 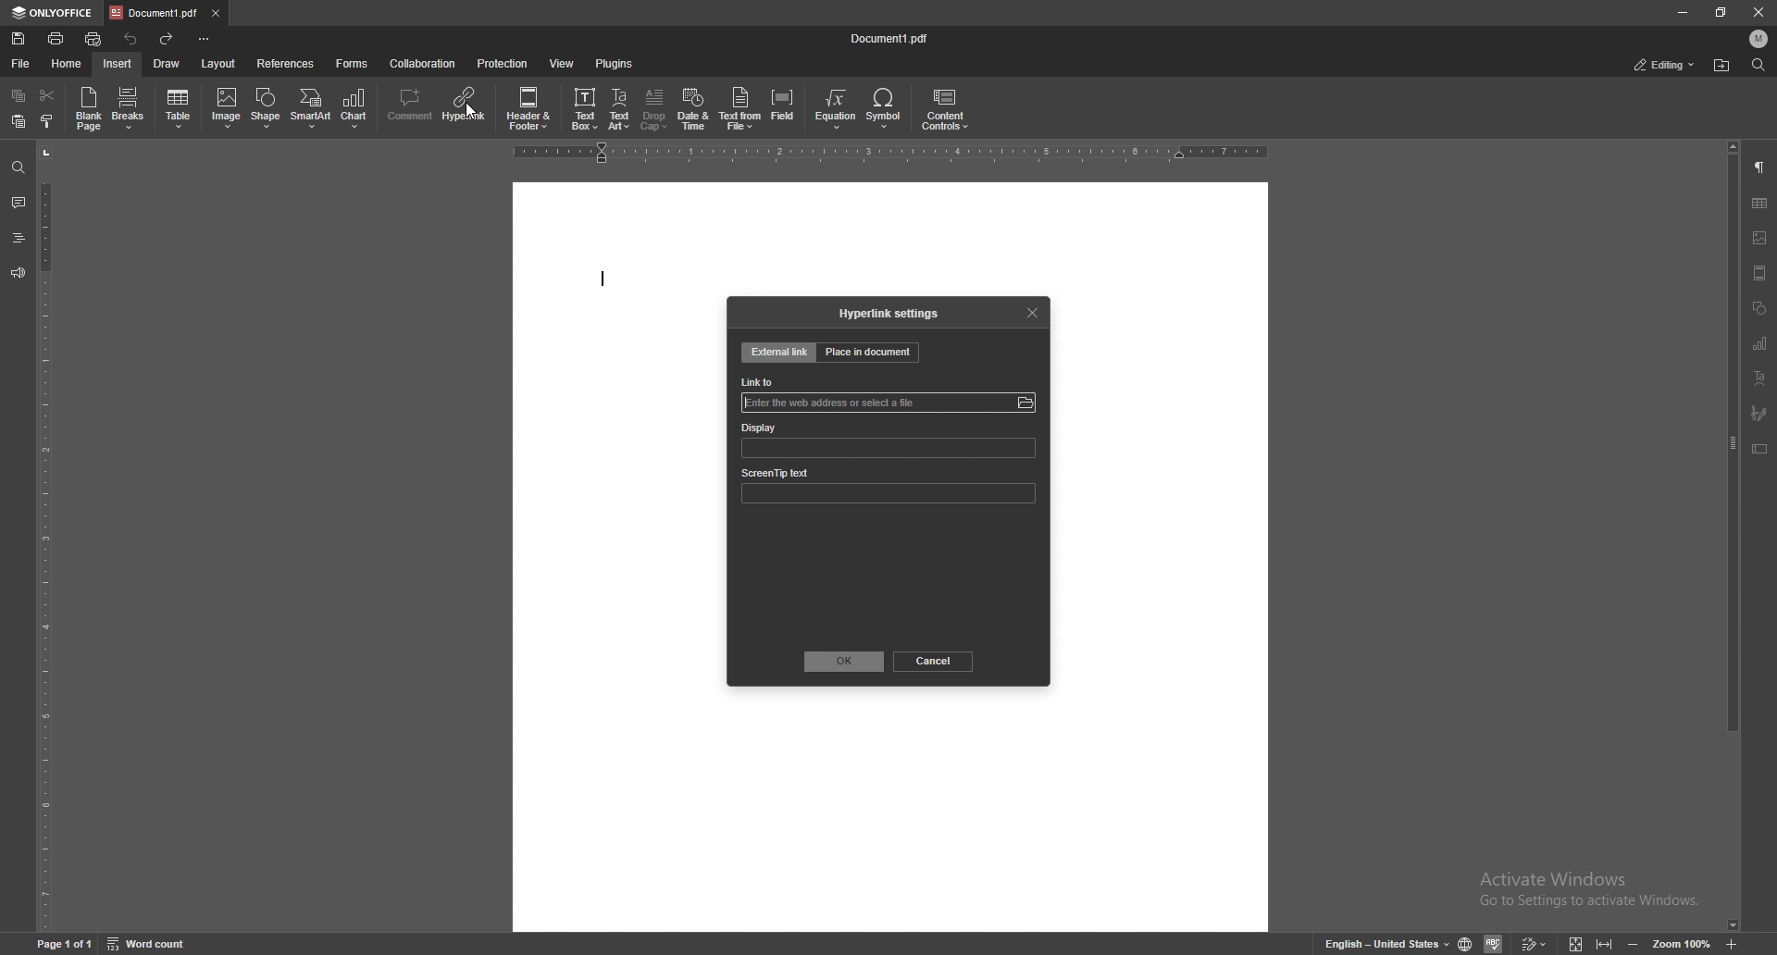 I want to click on paste, so click(x=19, y=120).